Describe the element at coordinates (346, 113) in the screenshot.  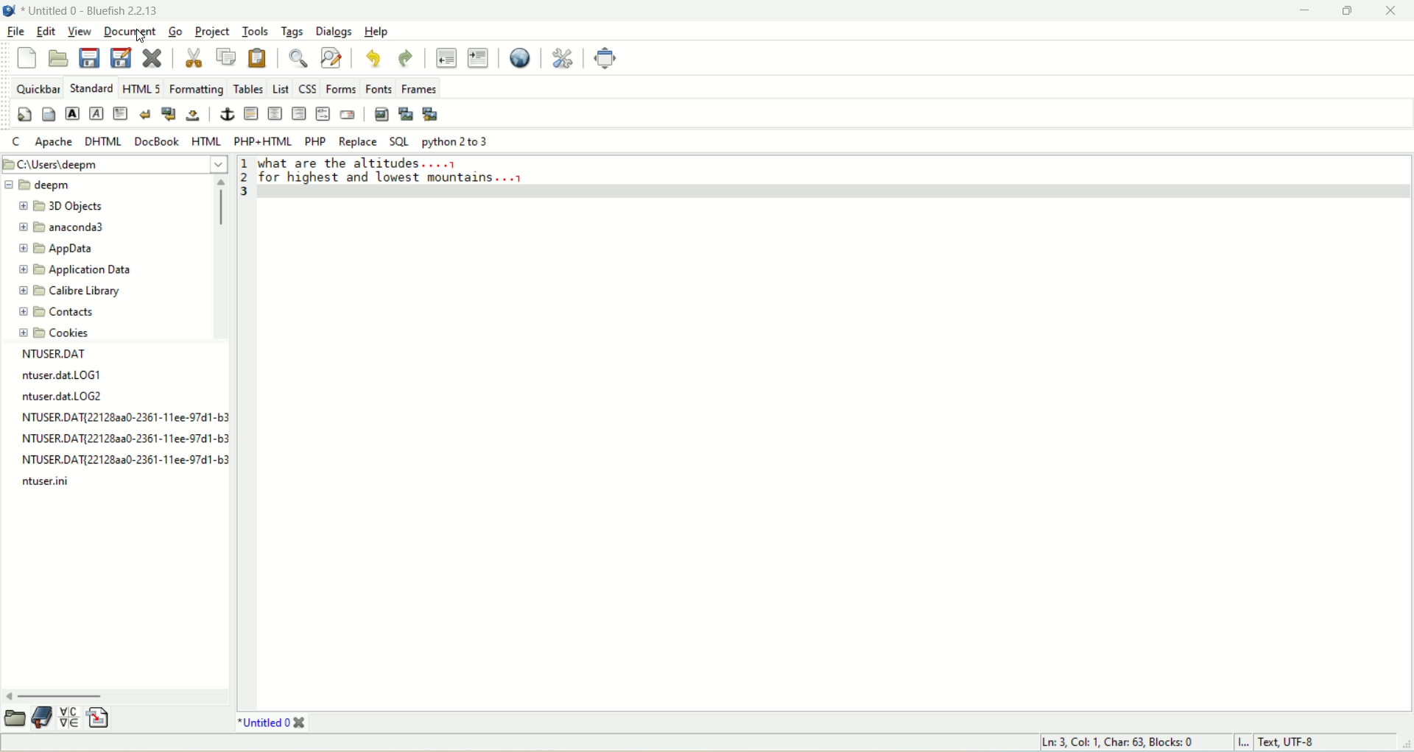
I see `email` at that location.